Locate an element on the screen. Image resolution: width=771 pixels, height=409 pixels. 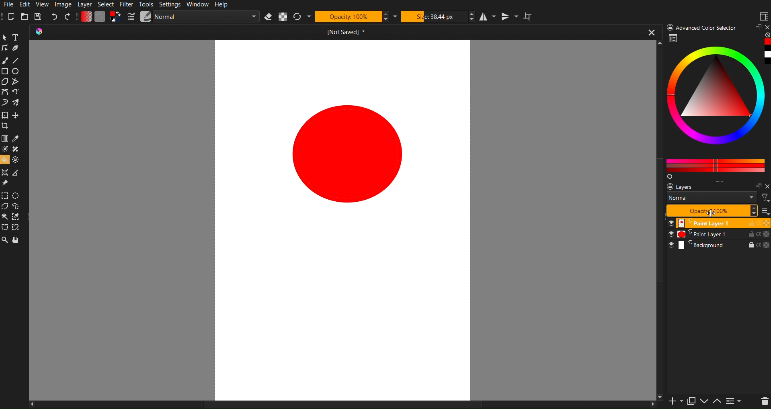
Magnetic Curve is located at coordinates (17, 228).